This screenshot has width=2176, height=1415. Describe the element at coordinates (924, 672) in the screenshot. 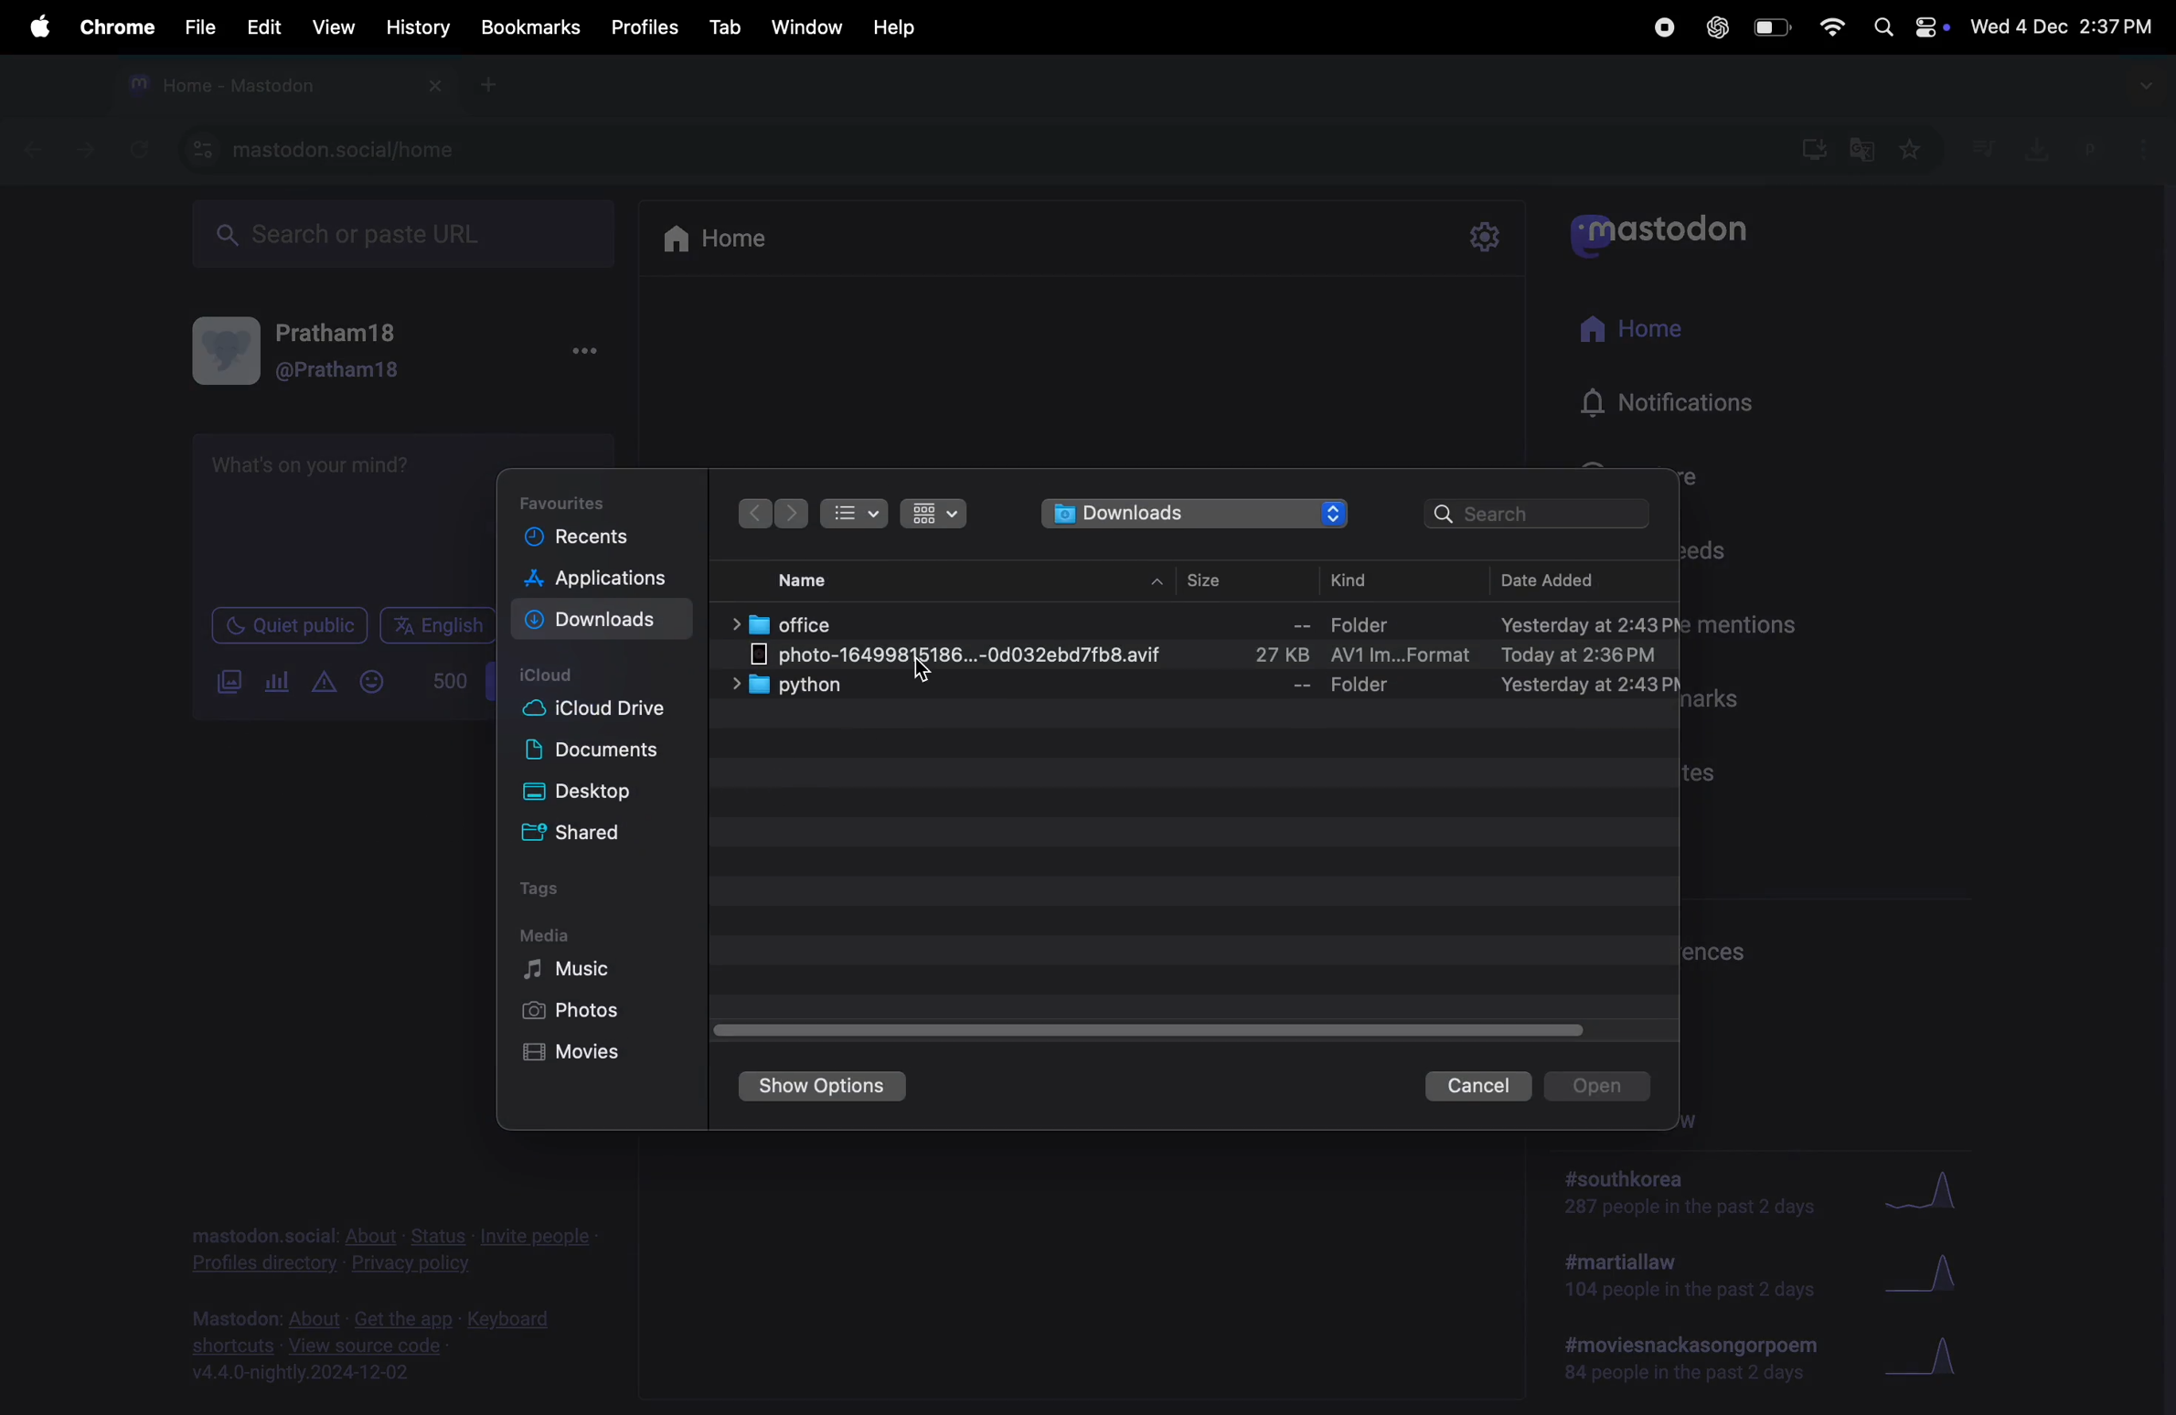

I see `cursor` at that location.